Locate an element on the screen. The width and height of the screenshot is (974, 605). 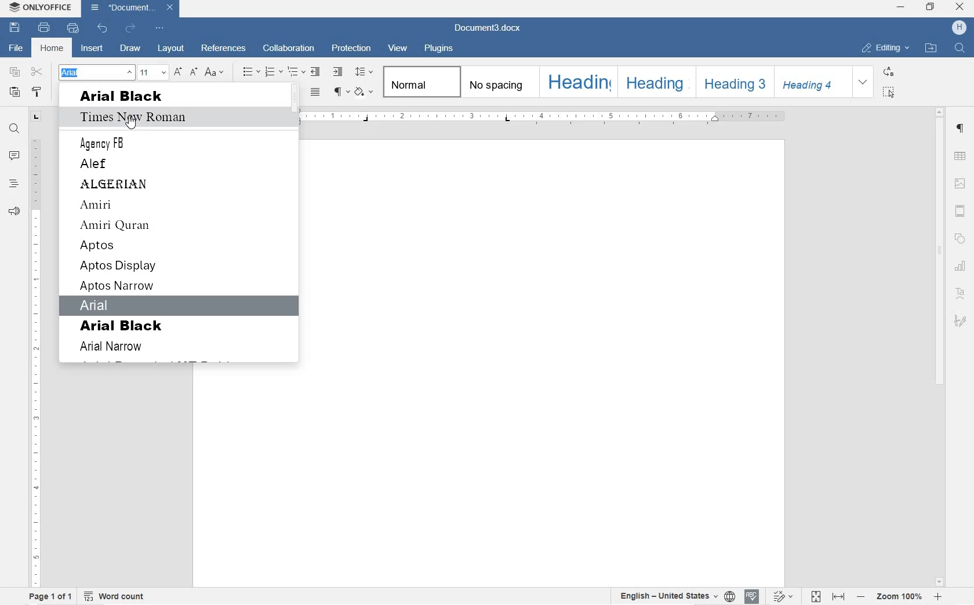
VIEW is located at coordinates (398, 48).